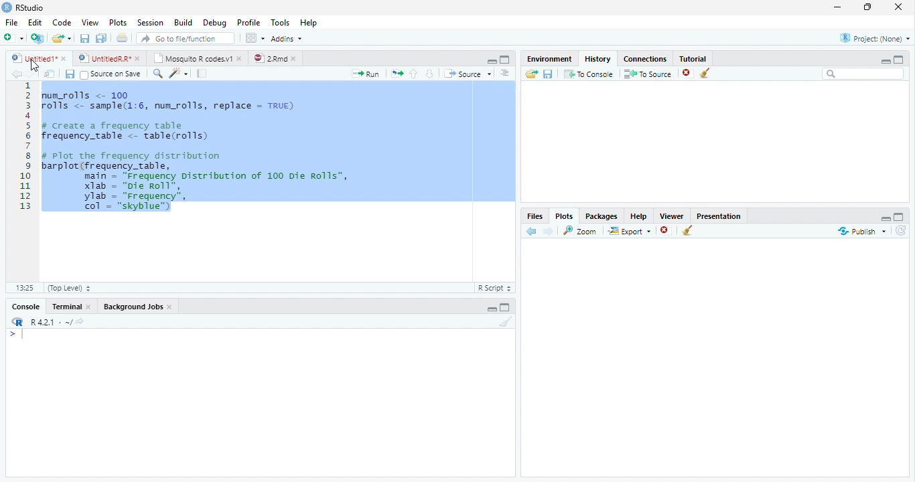  Describe the element at coordinates (51, 74) in the screenshot. I see `Show in new window` at that location.